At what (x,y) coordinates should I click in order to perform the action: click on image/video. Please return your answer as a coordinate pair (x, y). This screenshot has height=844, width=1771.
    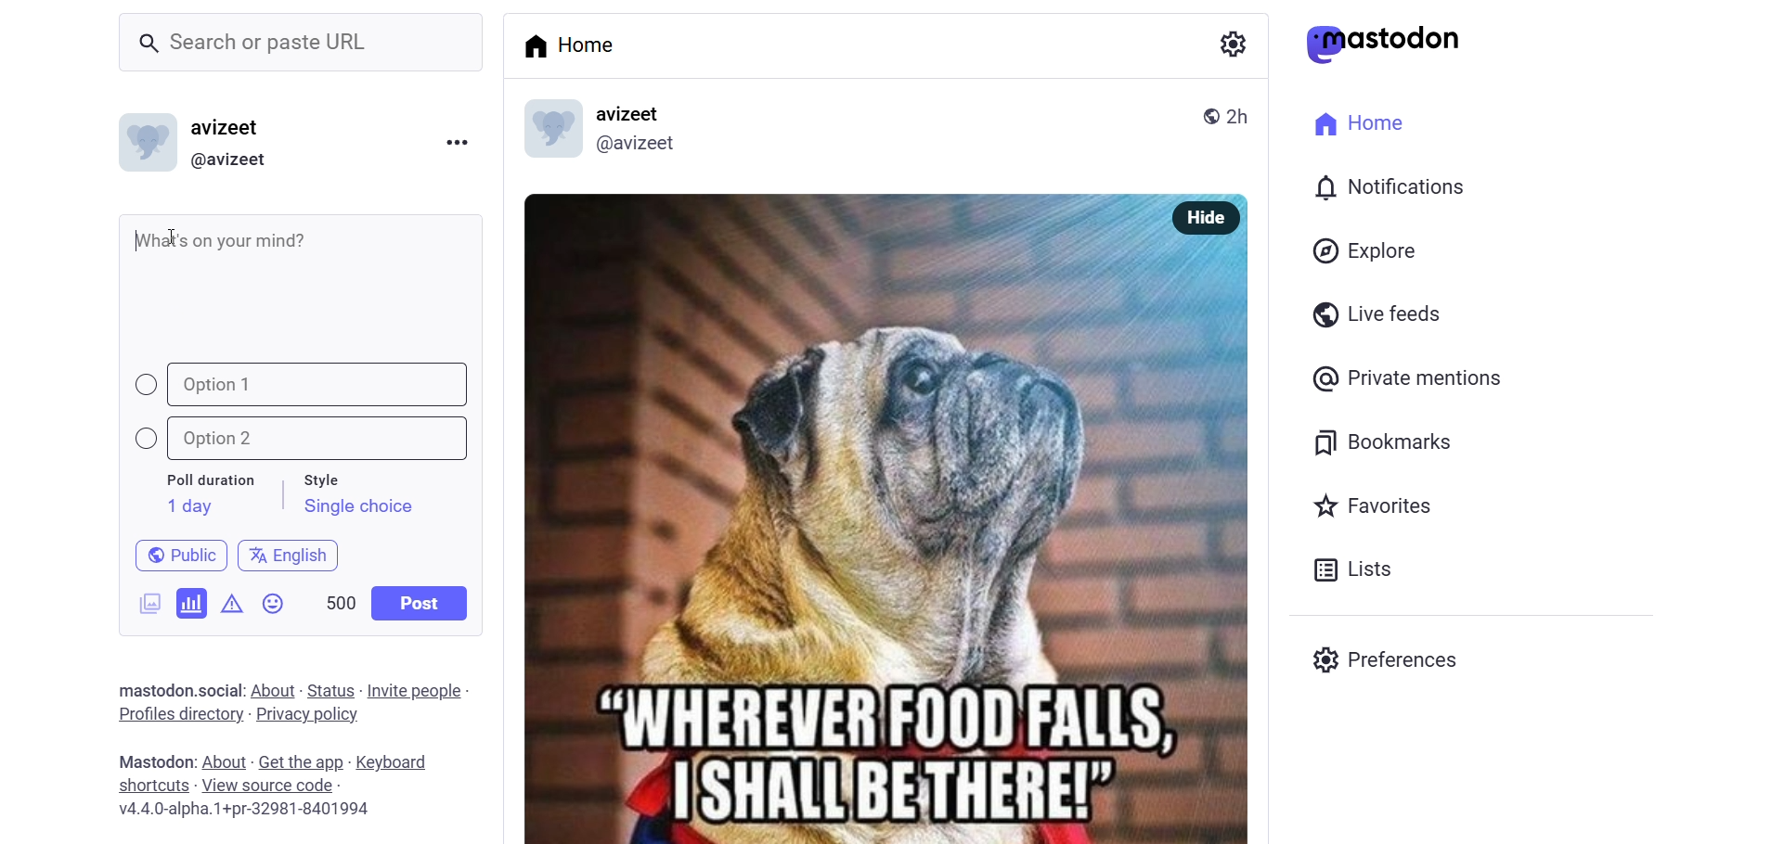
    Looking at the image, I should click on (143, 600).